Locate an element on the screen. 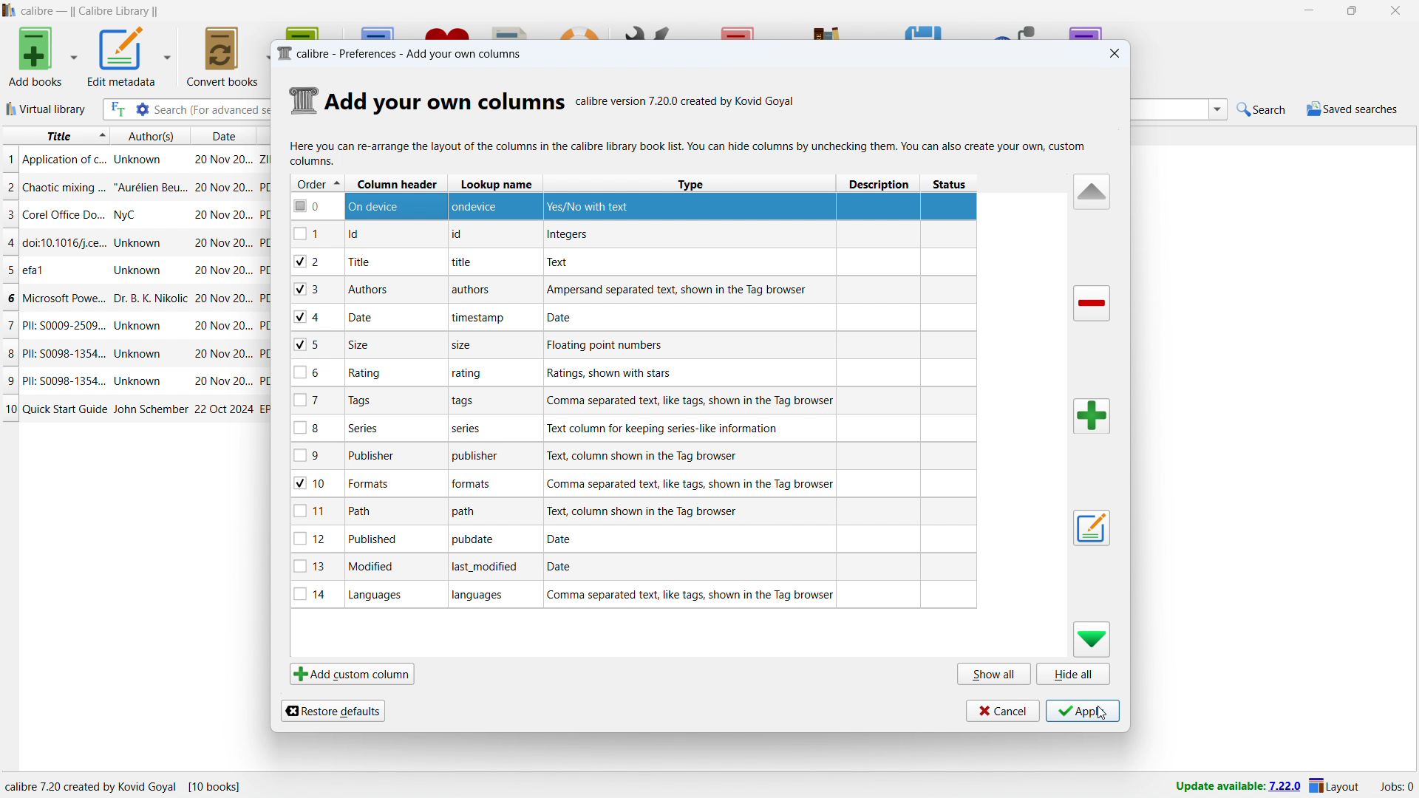 This screenshot has height=798, width=1419. Comma separated text, like tags, shown in the Tag browser is located at coordinates (693, 400).